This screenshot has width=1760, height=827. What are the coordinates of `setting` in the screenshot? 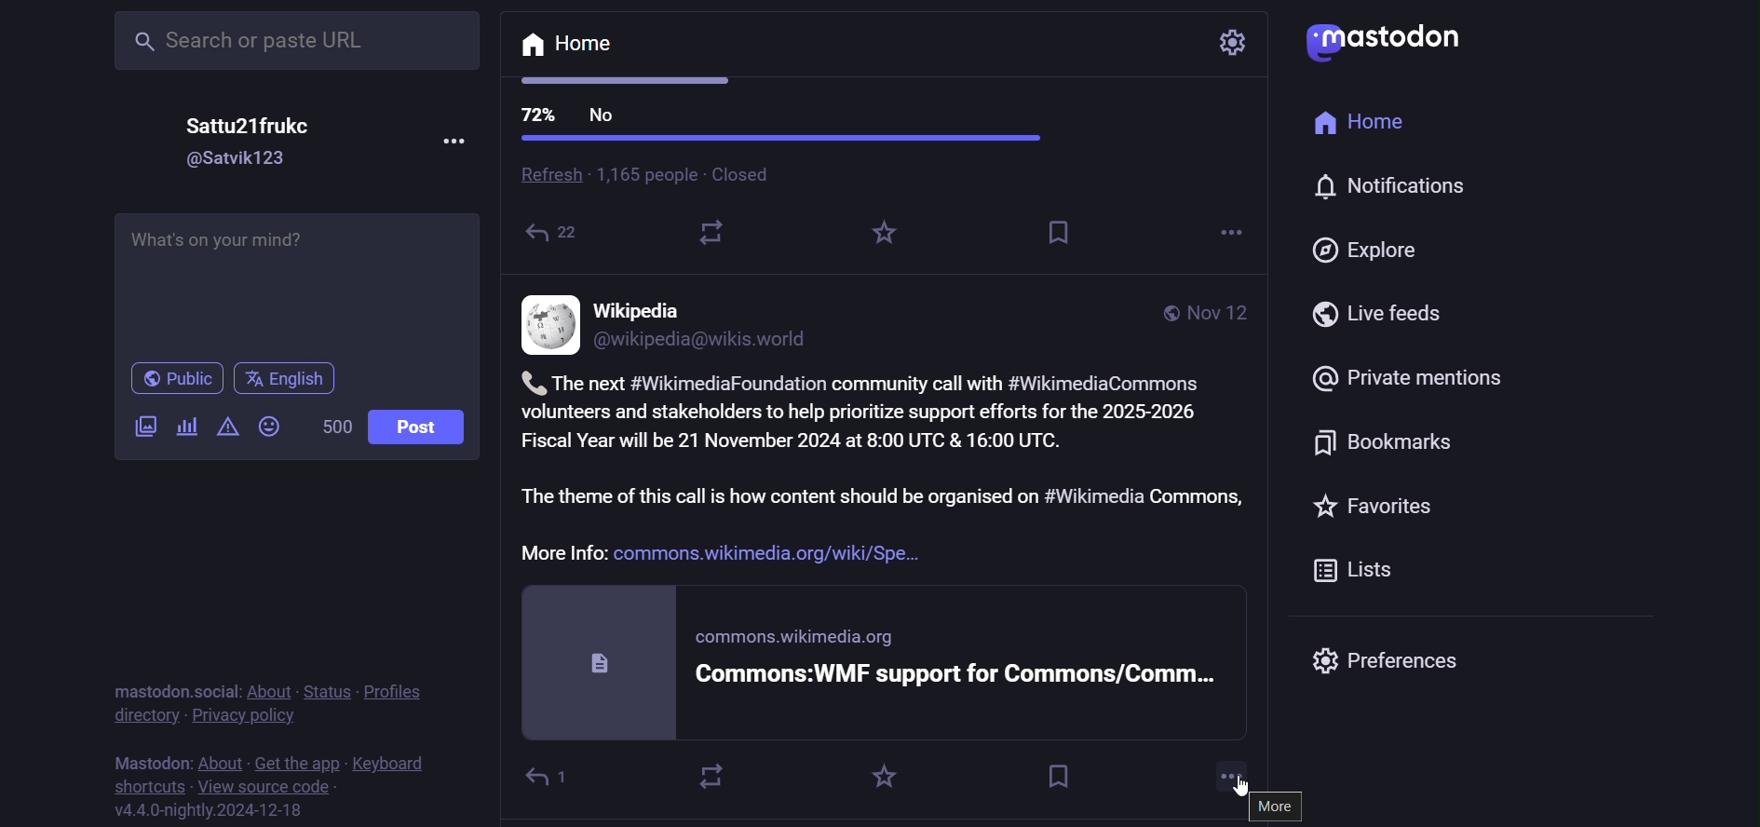 It's located at (1237, 41).